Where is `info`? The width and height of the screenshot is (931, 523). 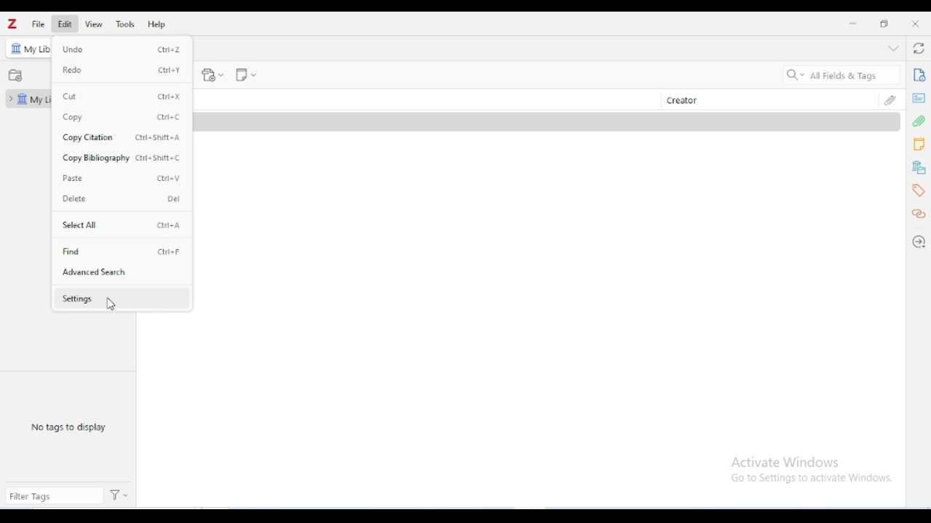
info is located at coordinates (919, 74).